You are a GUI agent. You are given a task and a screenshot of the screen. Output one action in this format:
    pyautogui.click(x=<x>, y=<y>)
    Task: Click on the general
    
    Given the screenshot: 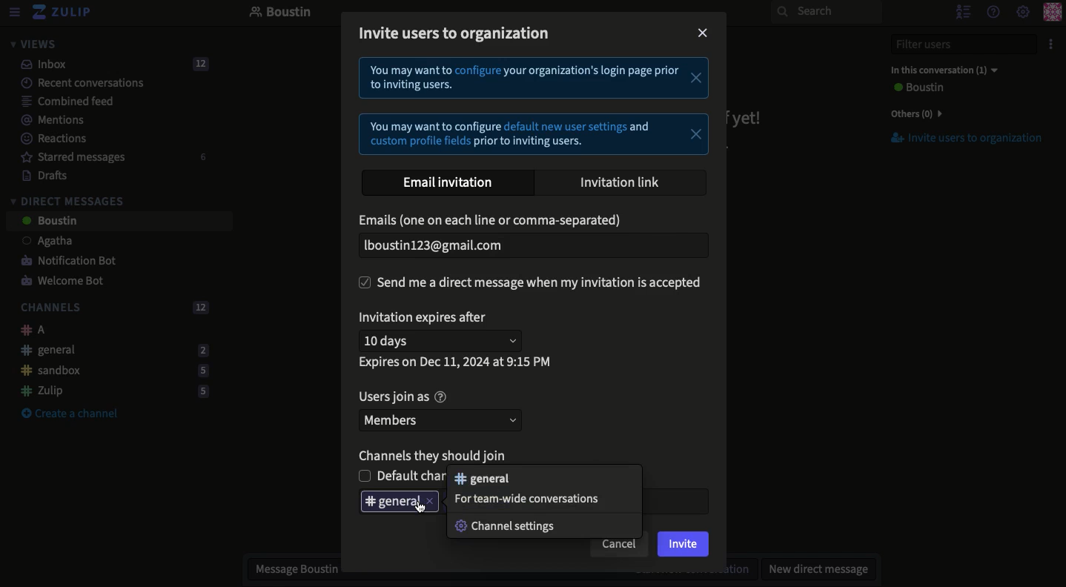 What is the action you would take?
    pyautogui.click(x=484, y=480)
    